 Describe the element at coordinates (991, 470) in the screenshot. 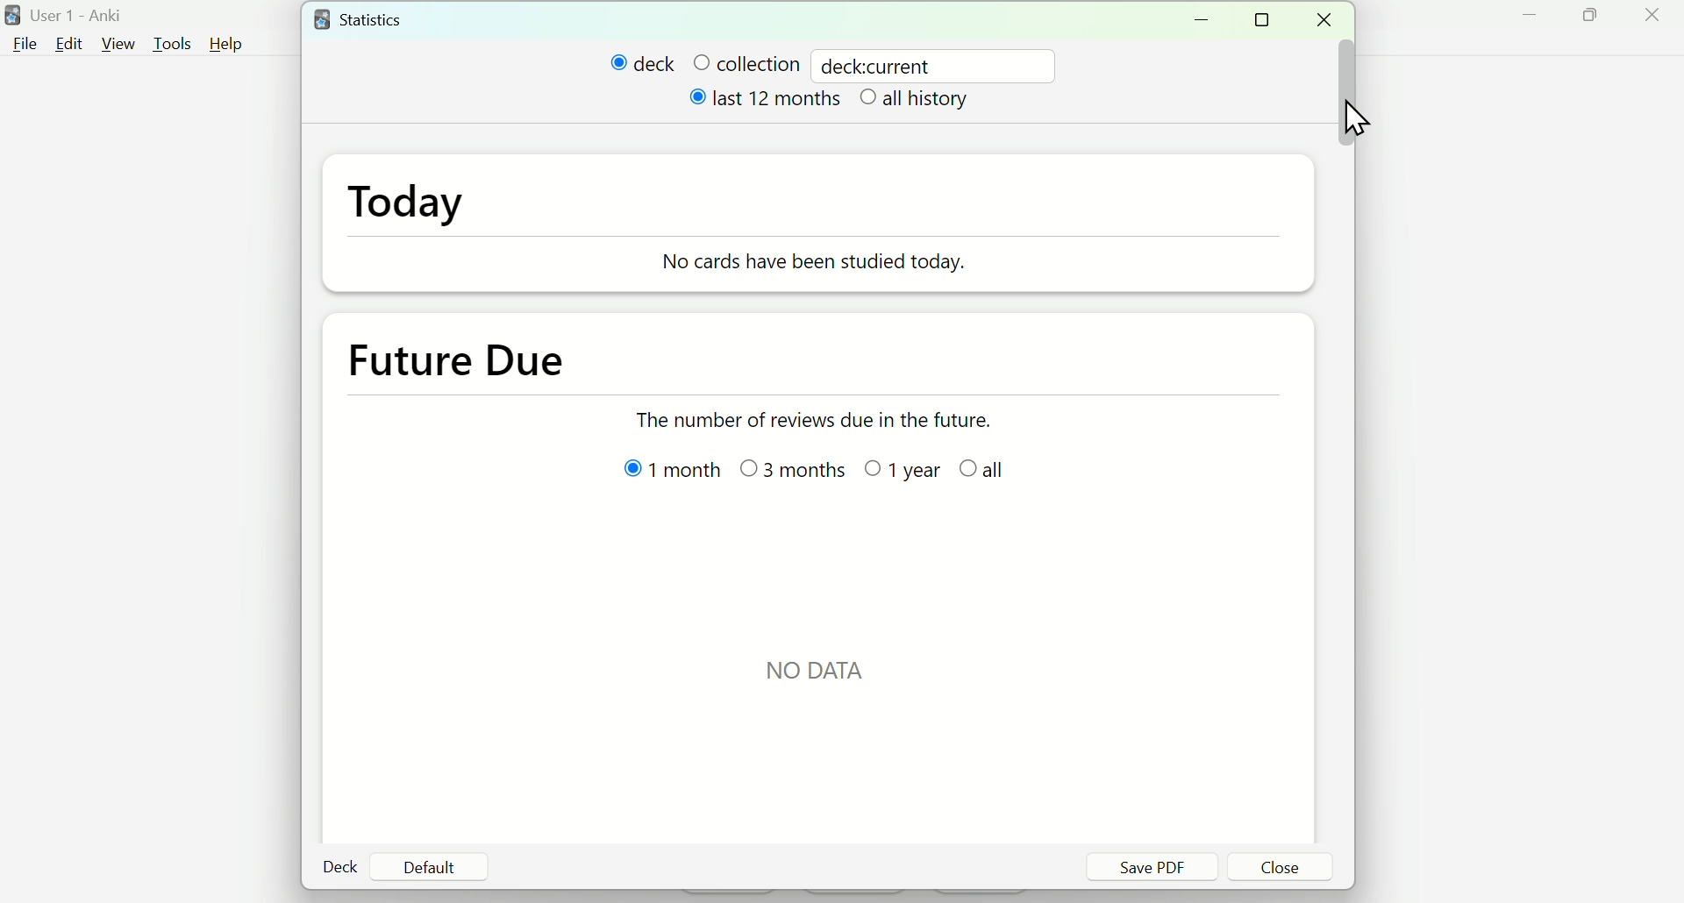

I see `all` at that location.